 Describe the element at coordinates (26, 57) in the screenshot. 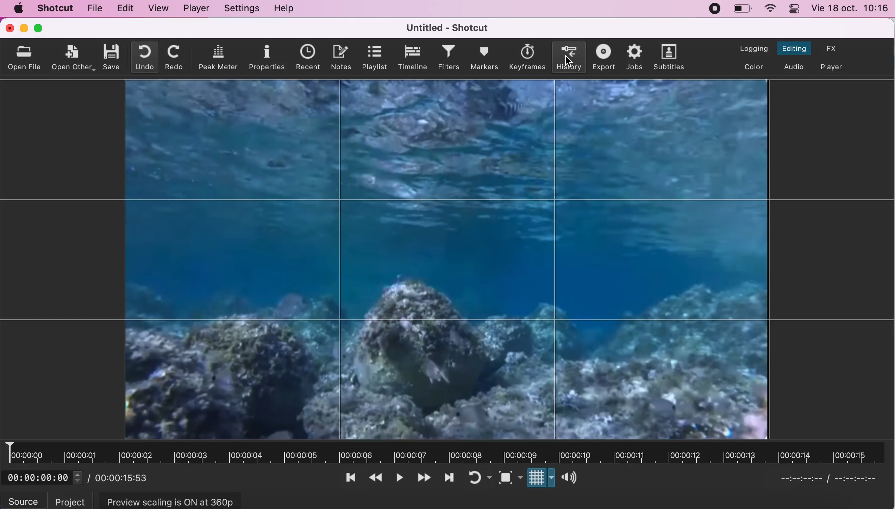

I see `open file` at that location.